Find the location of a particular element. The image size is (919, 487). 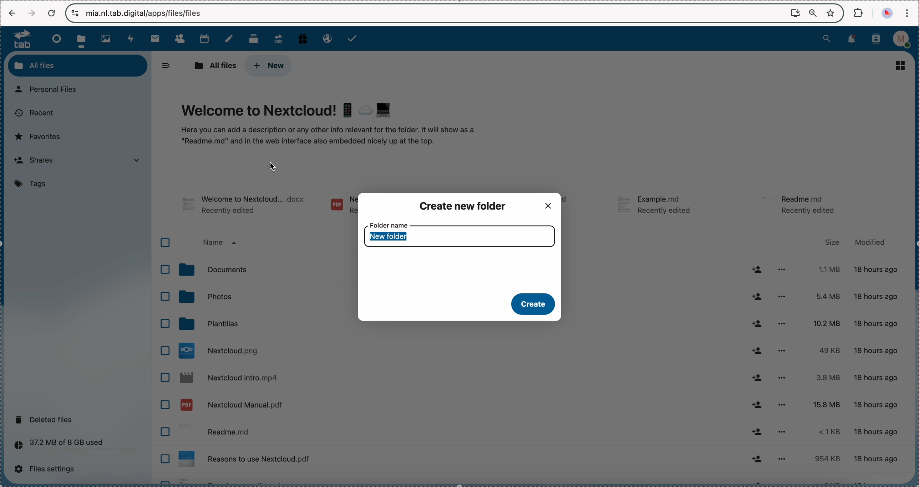

more options is located at coordinates (781, 324).